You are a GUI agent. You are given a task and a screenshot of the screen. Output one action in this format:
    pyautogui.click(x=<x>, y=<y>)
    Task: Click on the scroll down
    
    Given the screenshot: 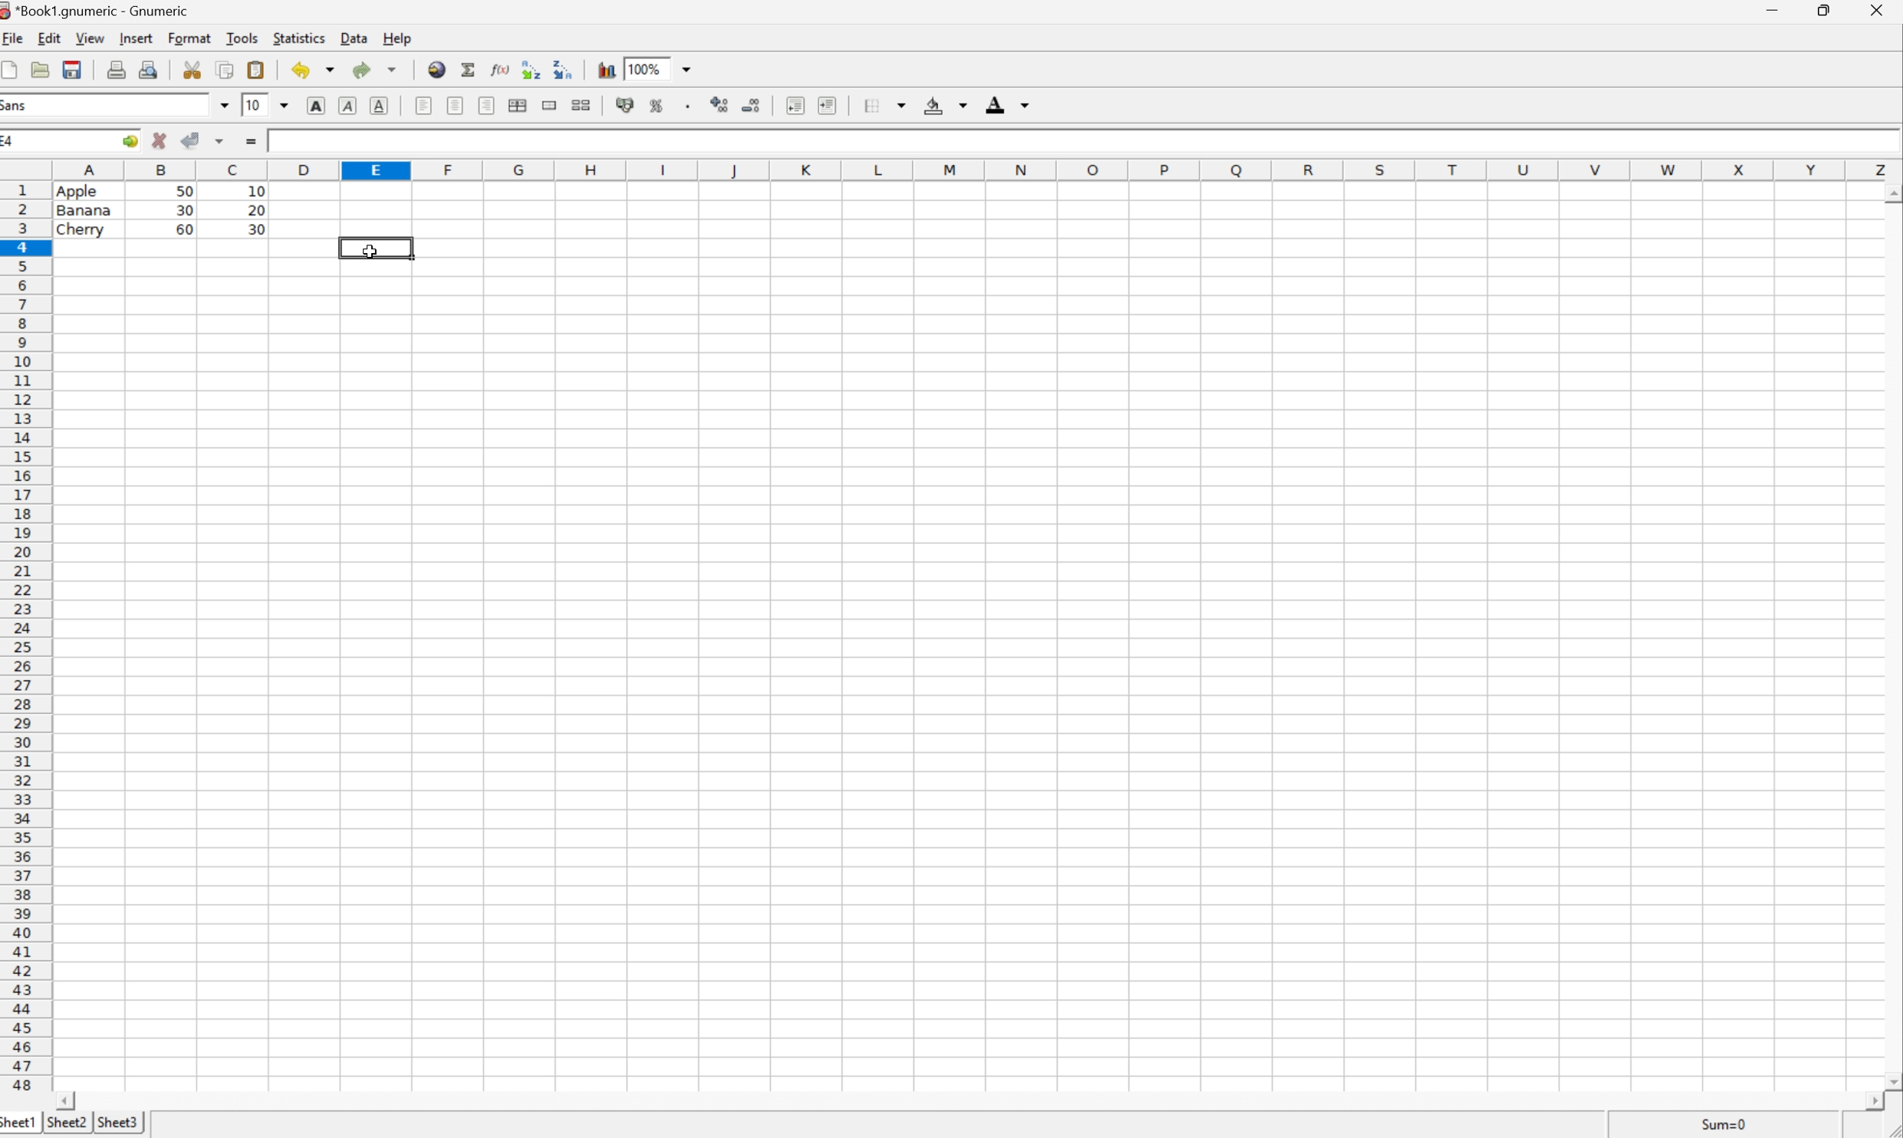 What is the action you would take?
    pyautogui.click(x=1891, y=1081)
    